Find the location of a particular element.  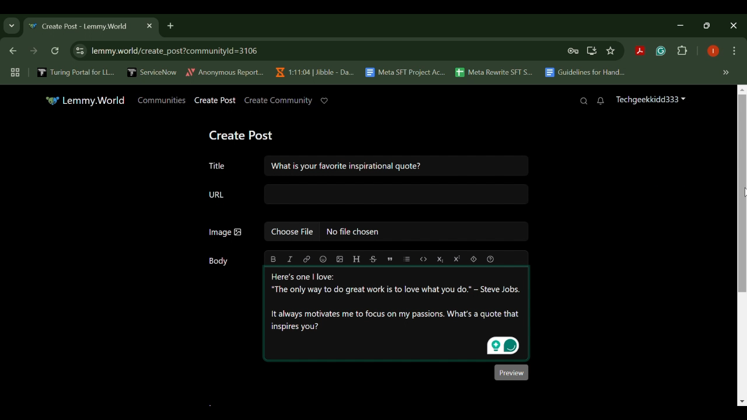

Body is located at coordinates (220, 261).